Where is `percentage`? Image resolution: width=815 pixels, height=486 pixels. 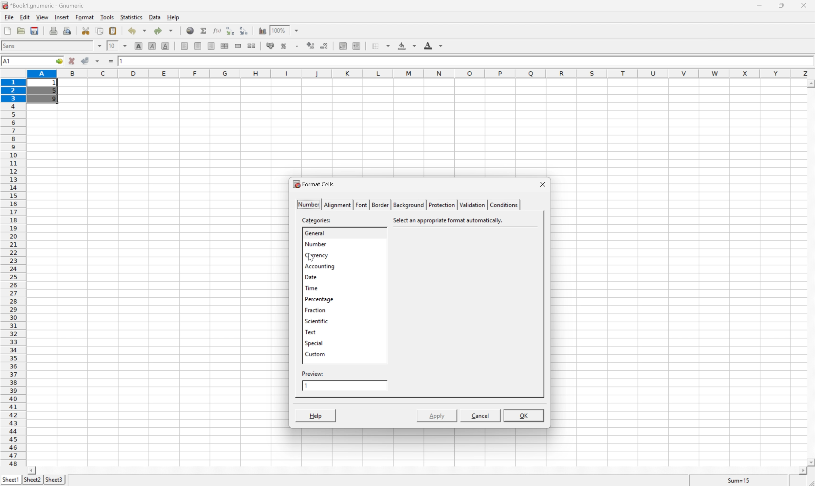 percentage is located at coordinates (319, 299).